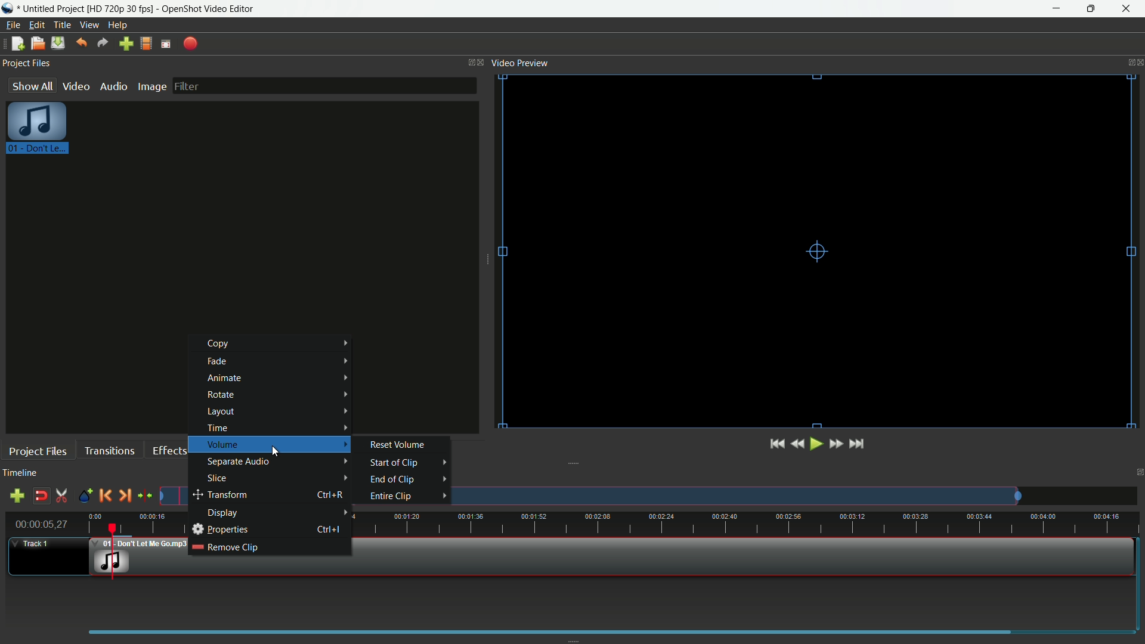 The height and width of the screenshot is (644, 1145). What do you see at coordinates (278, 460) in the screenshot?
I see `separate audio` at bounding box center [278, 460].